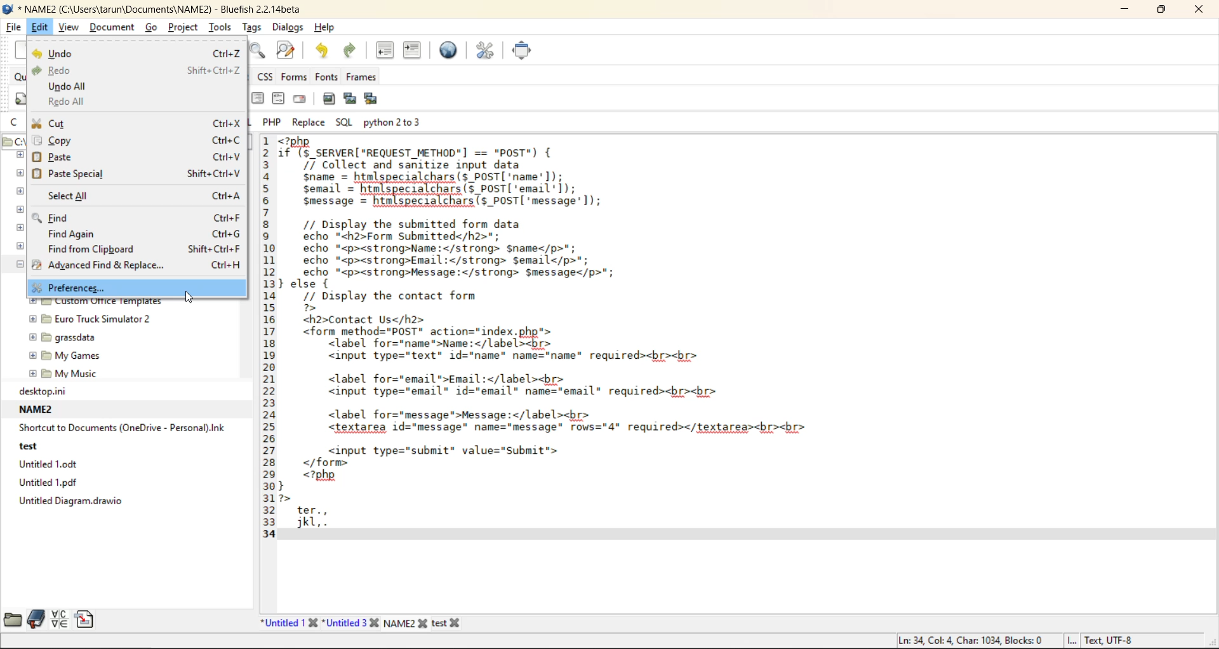 The image size is (1219, 649). I want to click on file names, so click(366, 620).